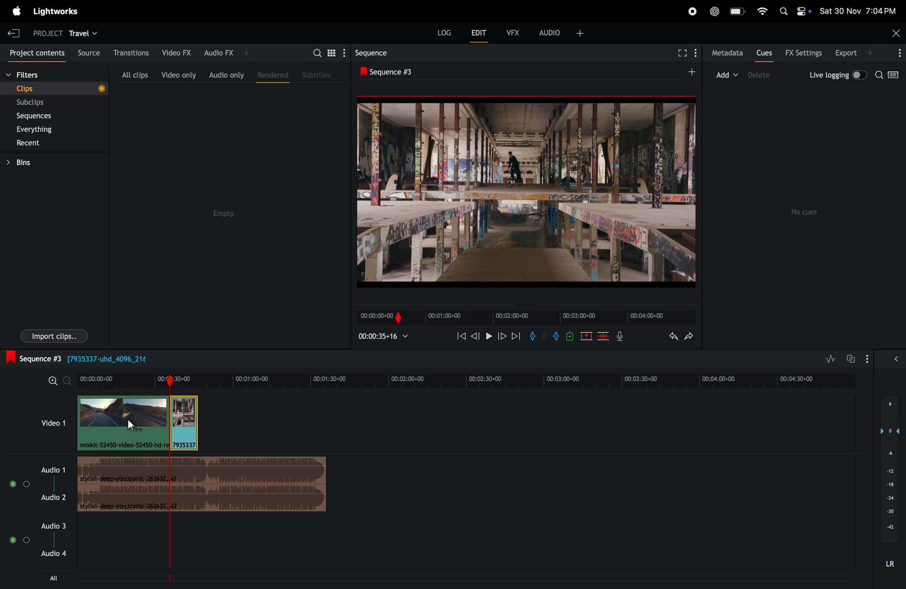  What do you see at coordinates (762, 75) in the screenshot?
I see `delete` at bounding box center [762, 75].